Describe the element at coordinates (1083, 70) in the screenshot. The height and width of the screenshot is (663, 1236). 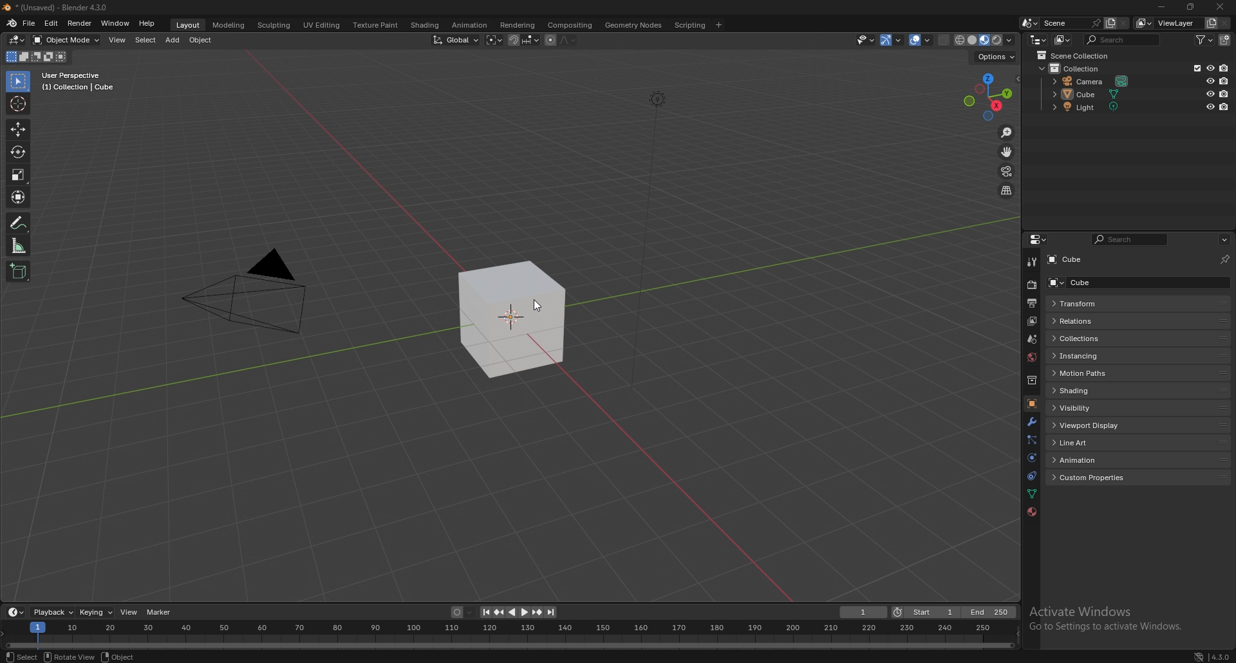
I see `collection` at that location.